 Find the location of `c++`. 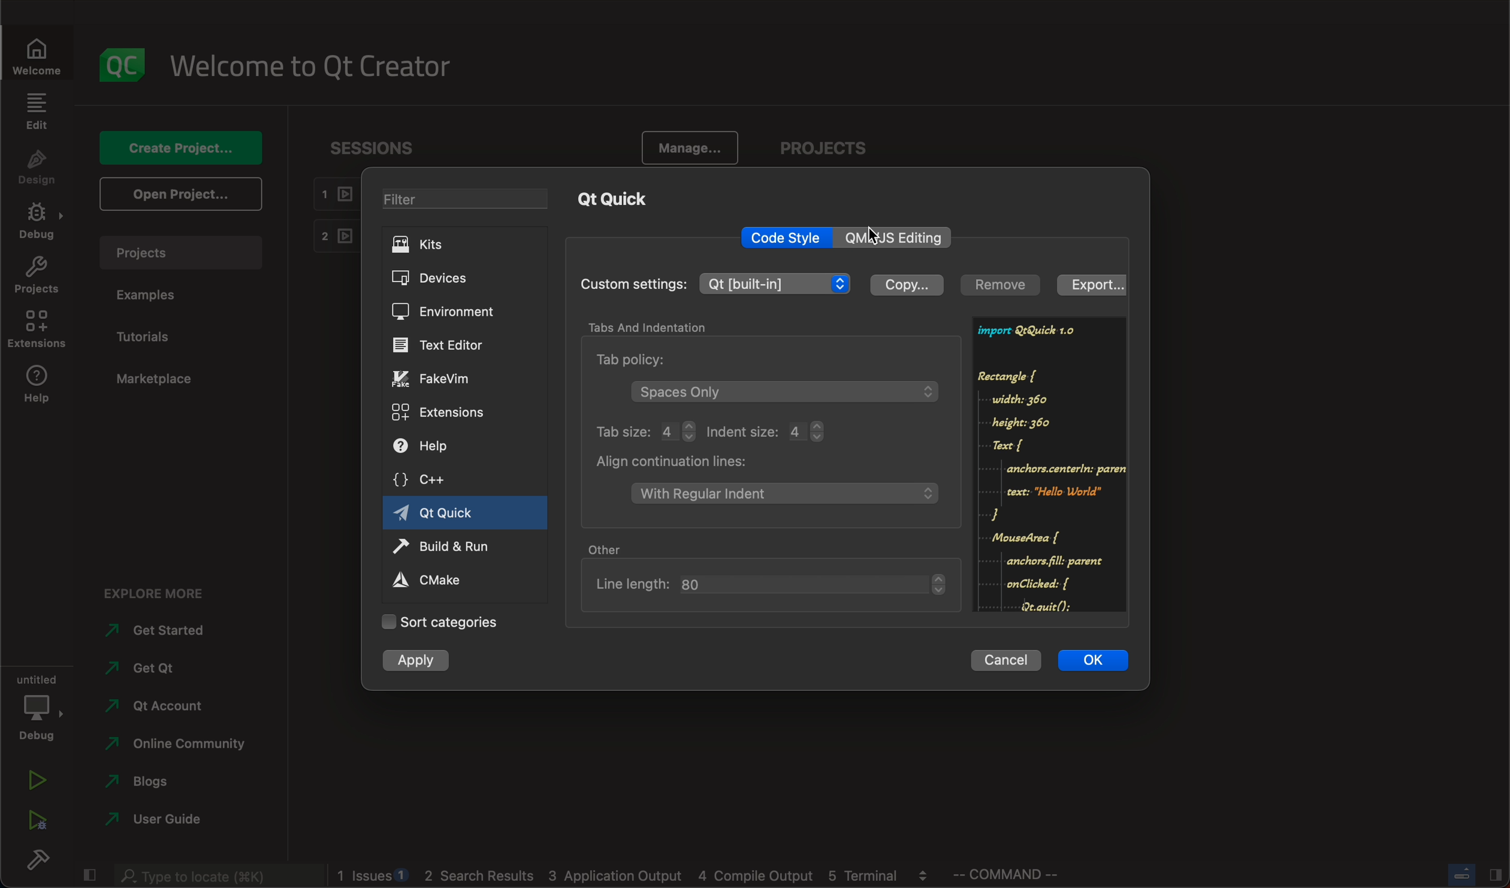

c++ is located at coordinates (433, 480).